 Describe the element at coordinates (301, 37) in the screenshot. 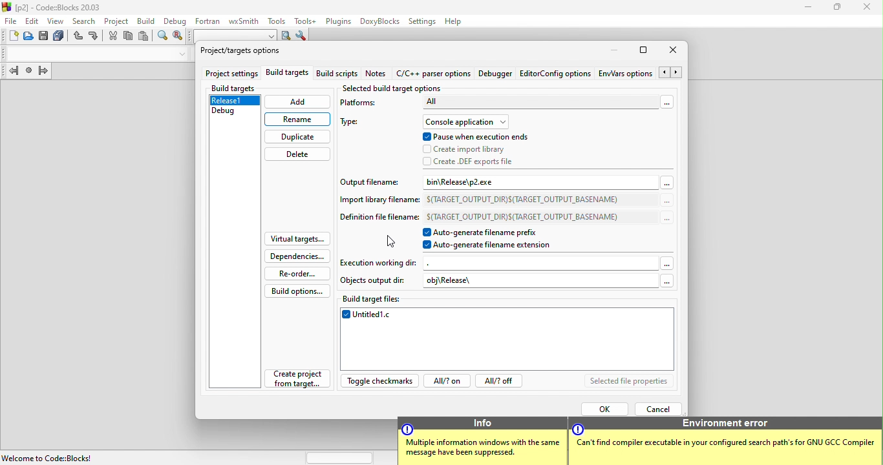

I see `show options window` at that location.